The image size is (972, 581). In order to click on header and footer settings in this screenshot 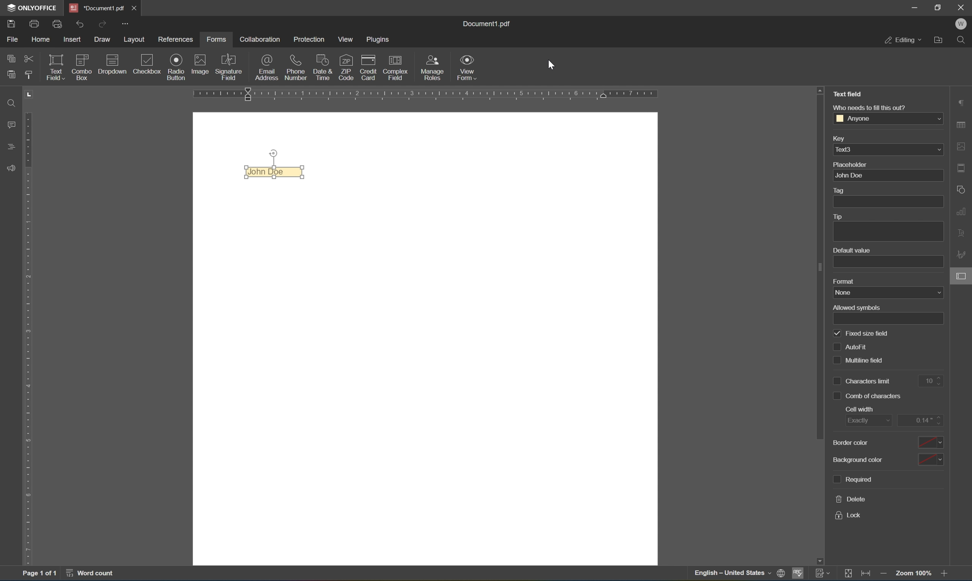, I will do `click(963, 167)`.